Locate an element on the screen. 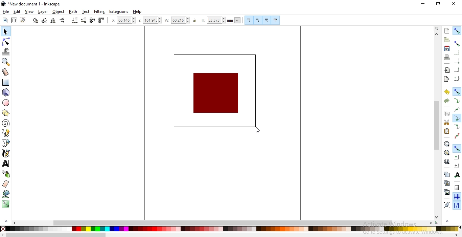  vertical coordinate of selection is located at coordinates (140, 20).